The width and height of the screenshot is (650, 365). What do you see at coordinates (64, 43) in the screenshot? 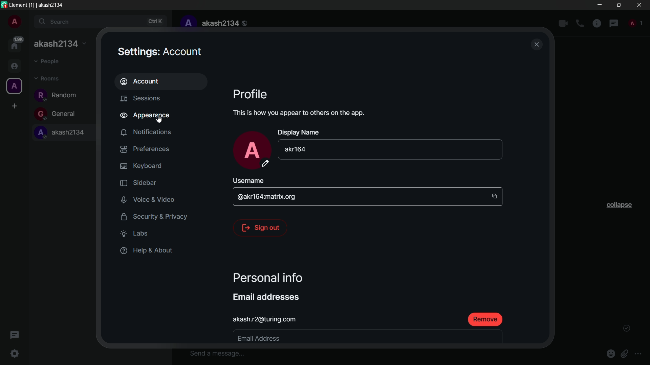
I see `expand` at bounding box center [64, 43].